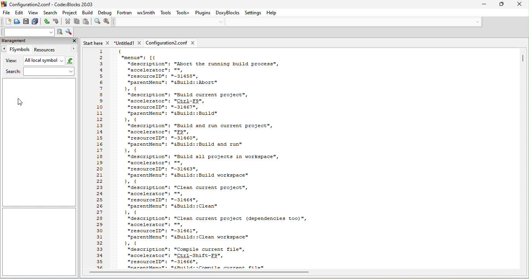  I want to click on logo, so click(4, 4).